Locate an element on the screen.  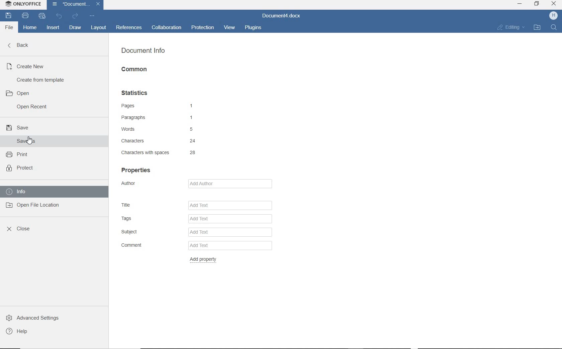
comment is located at coordinates (142, 246).